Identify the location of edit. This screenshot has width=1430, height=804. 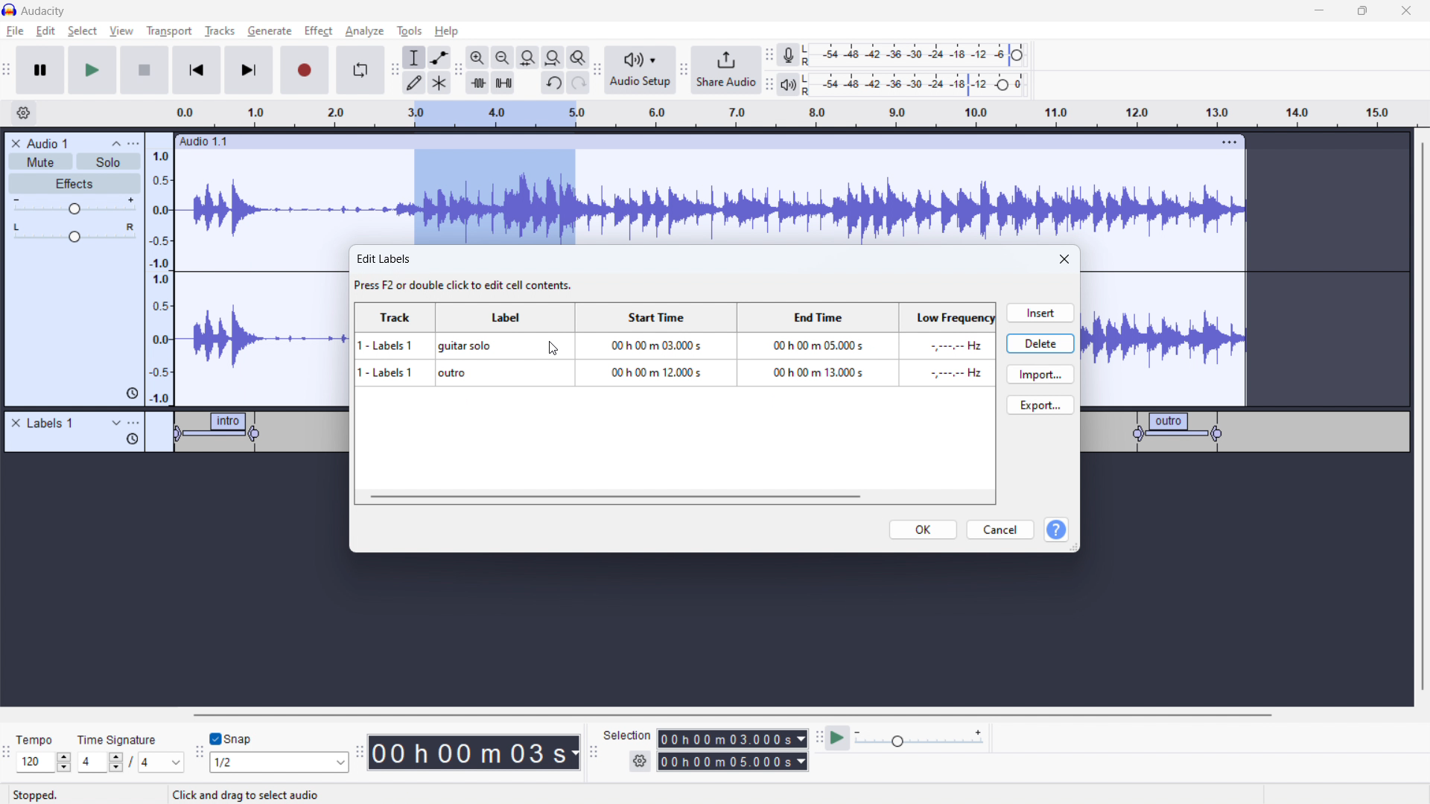
(45, 31).